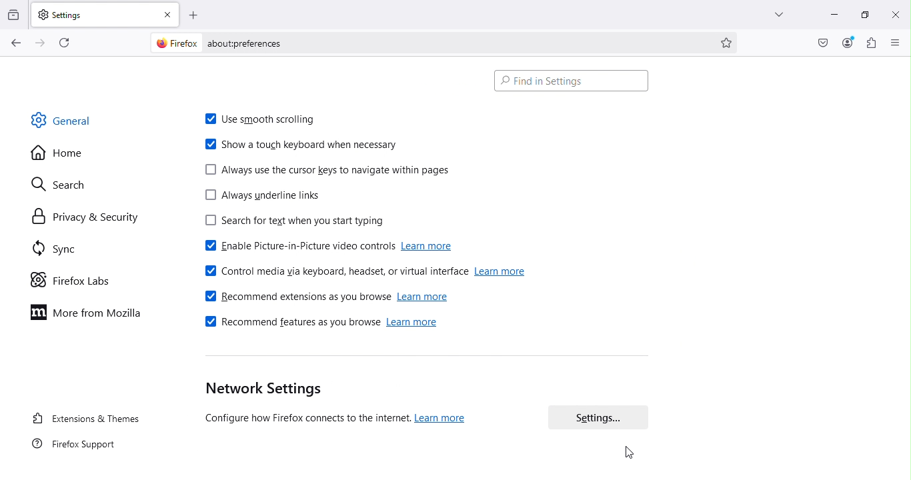 Image resolution: width=911 pixels, height=480 pixels. I want to click on Extensions, so click(870, 43).